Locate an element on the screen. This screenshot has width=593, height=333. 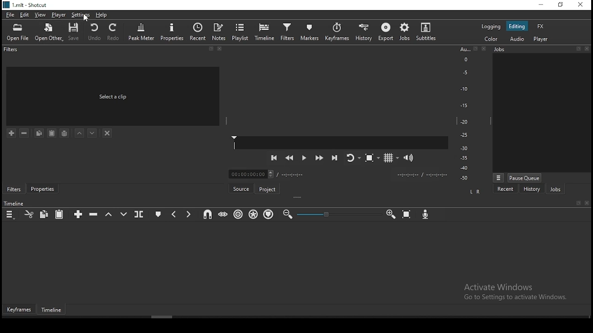
scale is located at coordinates (464, 114).